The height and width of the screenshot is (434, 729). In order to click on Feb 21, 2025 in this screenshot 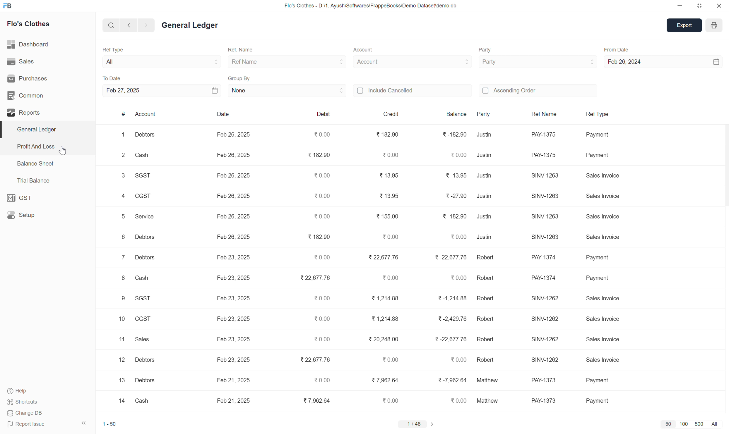, I will do `click(237, 403)`.